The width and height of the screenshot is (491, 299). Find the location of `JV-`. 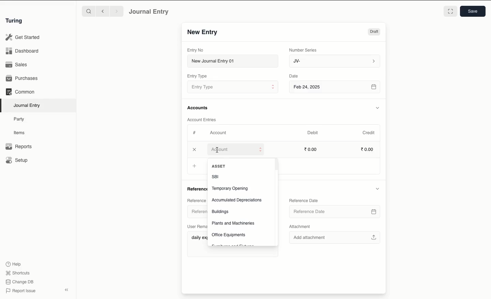

JV- is located at coordinates (335, 61).